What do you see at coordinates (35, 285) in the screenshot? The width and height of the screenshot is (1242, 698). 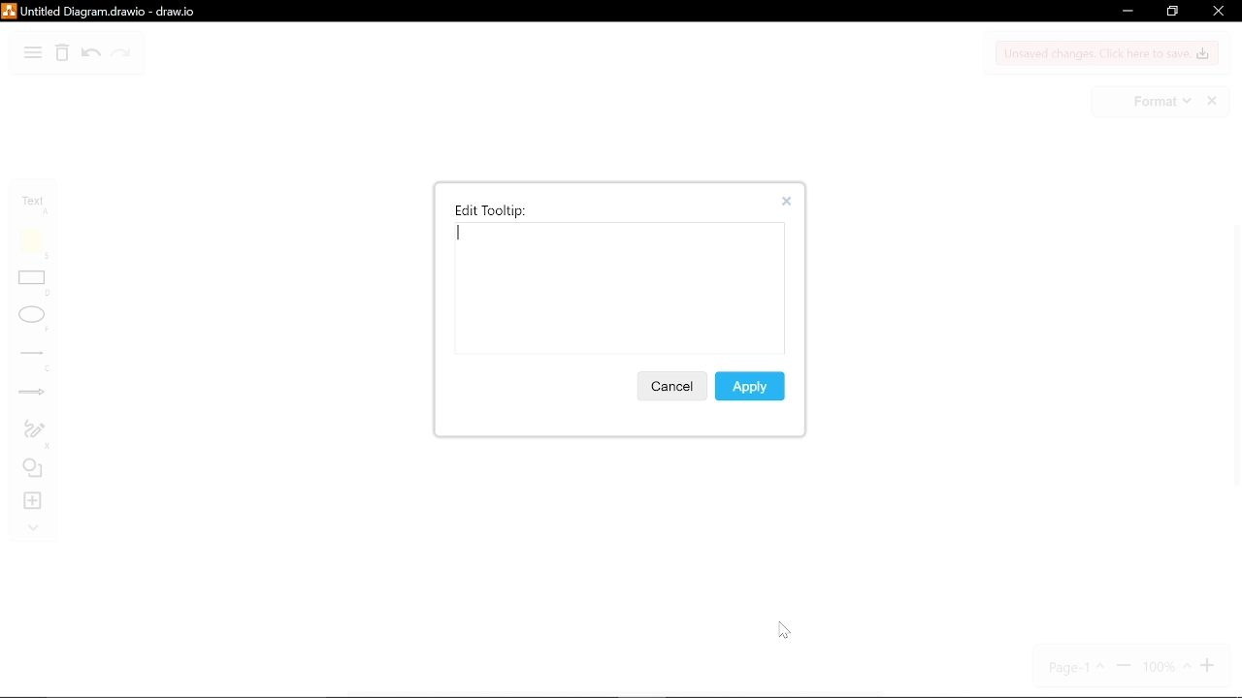 I see `rectangle` at bounding box center [35, 285].